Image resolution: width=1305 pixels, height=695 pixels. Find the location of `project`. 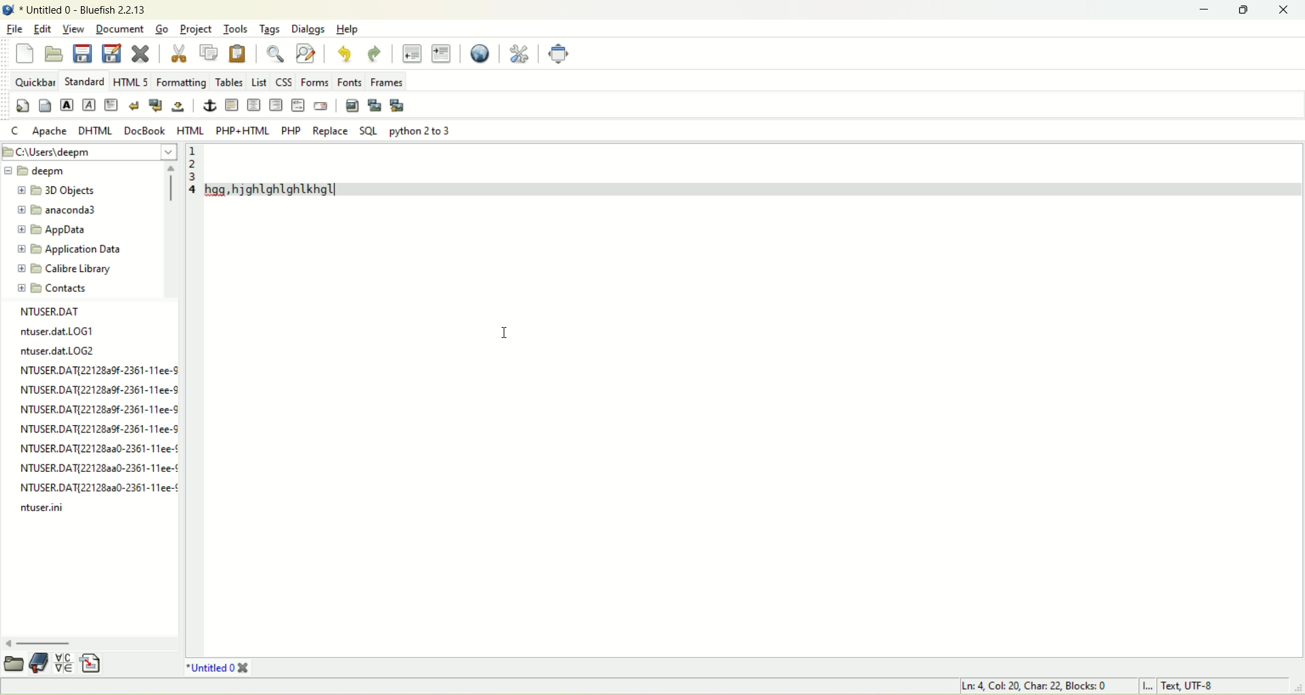

project is located at coordinates (197, 31).